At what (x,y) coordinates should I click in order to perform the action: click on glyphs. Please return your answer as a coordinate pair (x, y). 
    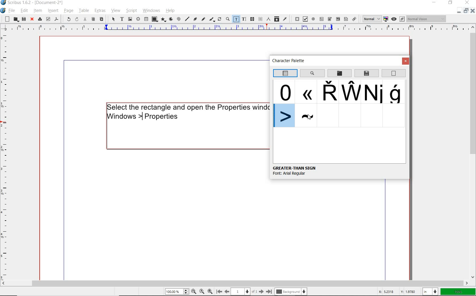
    Looking at the image, I should click on (306, 91).